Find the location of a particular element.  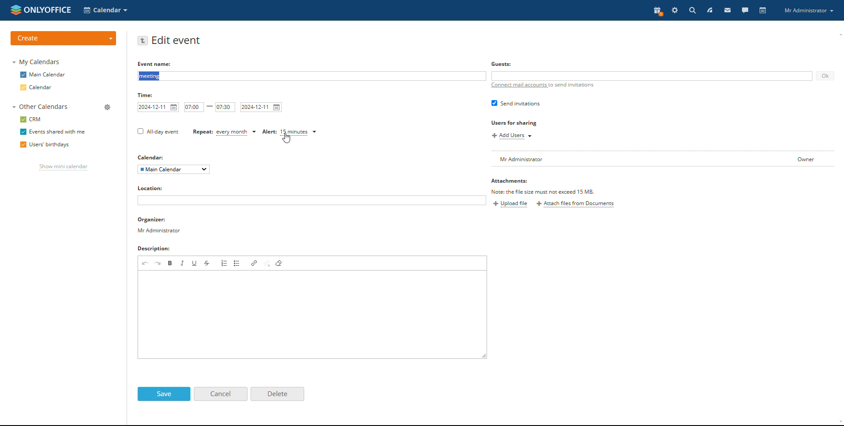

underline is located at coordinates (195, 262).